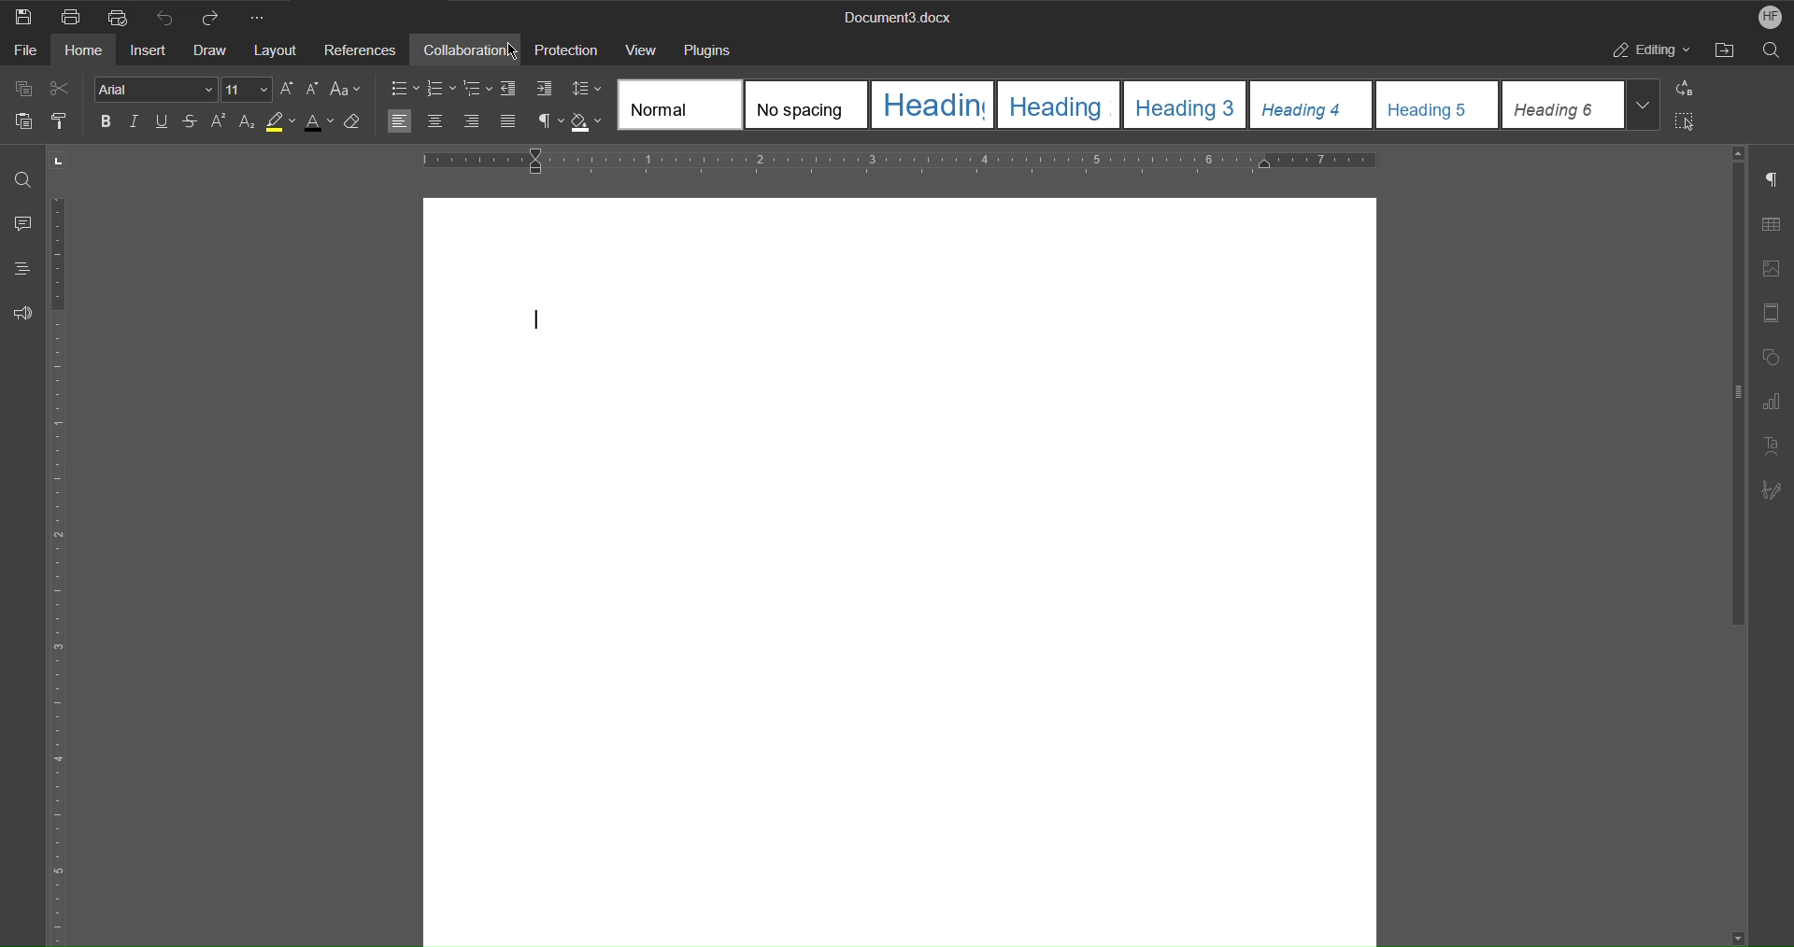 The width and height of the screenshot is (1794, 947). Describe the element at coordinates (1692, 121) in the screenshot. I see `Select All` at that location.